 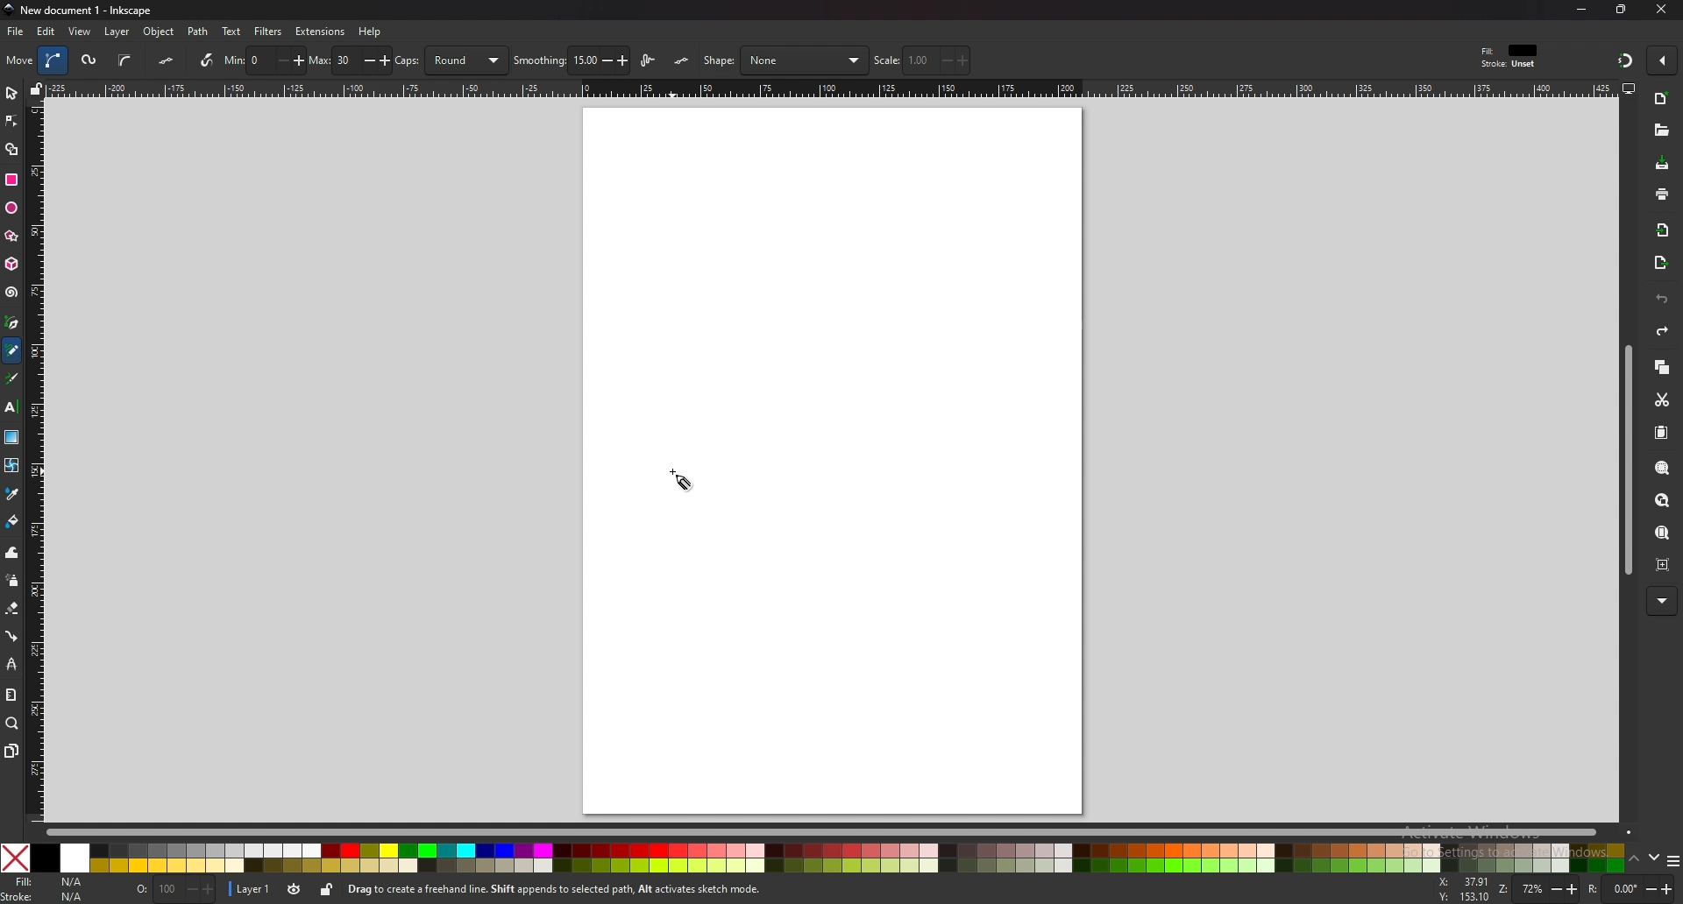 What do you see at coordinates (1661, 367) in the screenshot?
I see `copy` at bounding box center [1661, 367].